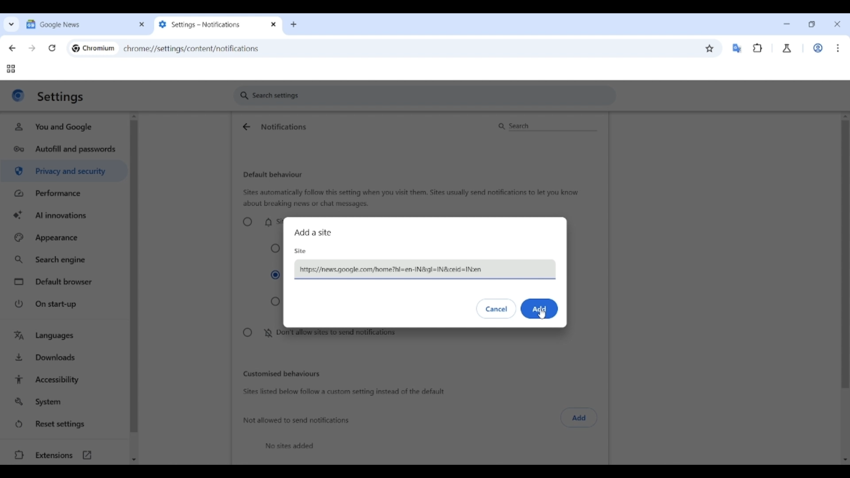 This screenshot has height=478, width=850. Describe the element at coordinates (343, 392) in the screenshot. I see `Sites listed below follow a custom setting instead of the default` at that location.